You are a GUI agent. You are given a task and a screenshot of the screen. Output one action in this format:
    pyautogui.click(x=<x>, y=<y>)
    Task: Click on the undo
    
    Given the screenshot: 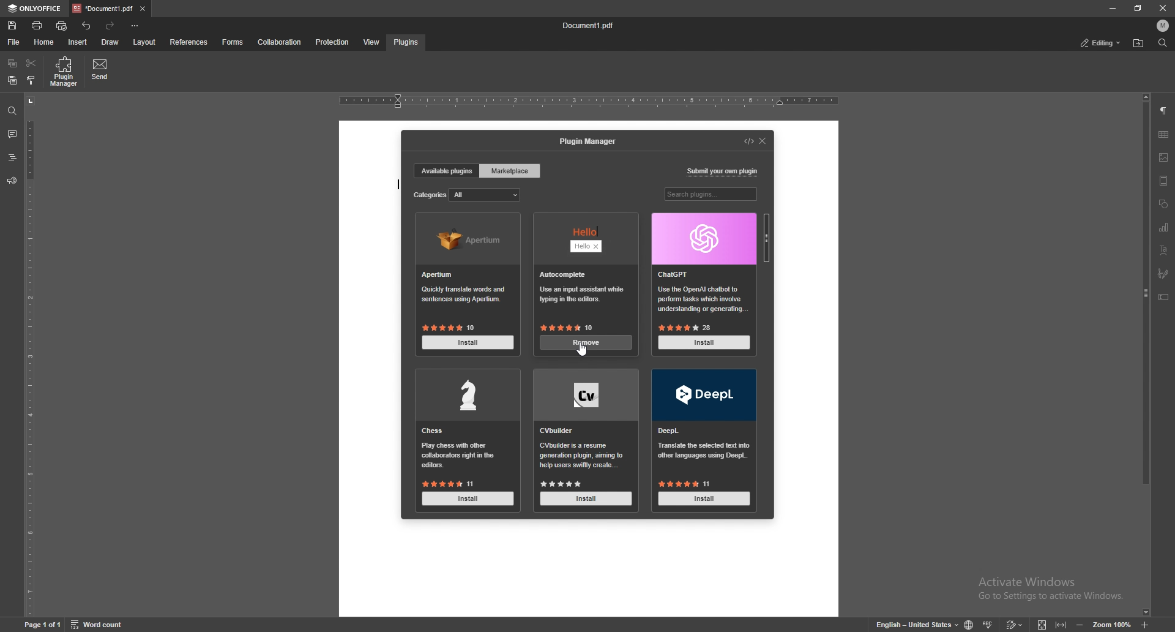 What is the action you would take?
    pyautogui.click(x=88, y=25)
    